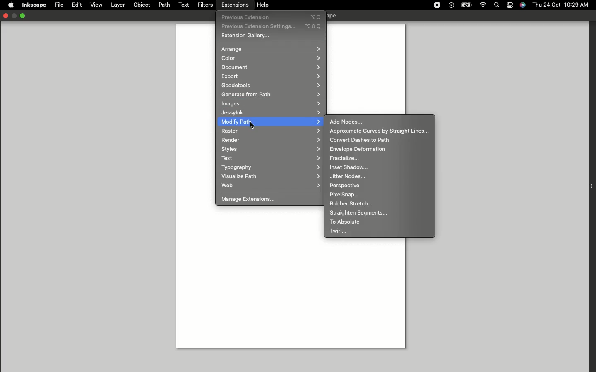 This screenshot has height=372, width=596. Describe the element at coordinates (345, 194) in the screenshot. I see `PixelSnap` at that location.